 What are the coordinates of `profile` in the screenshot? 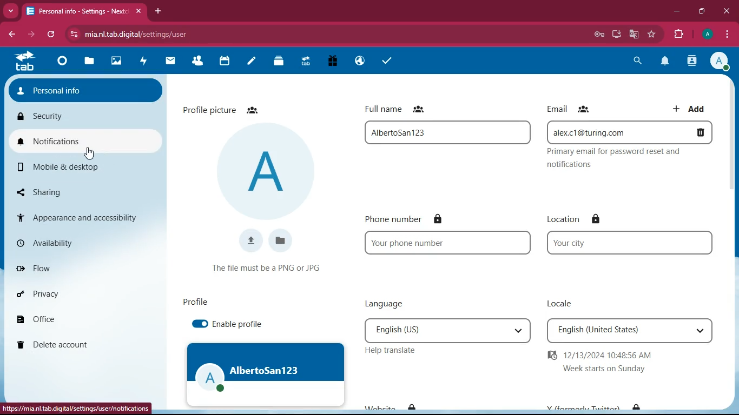 It's located at (196, 303).